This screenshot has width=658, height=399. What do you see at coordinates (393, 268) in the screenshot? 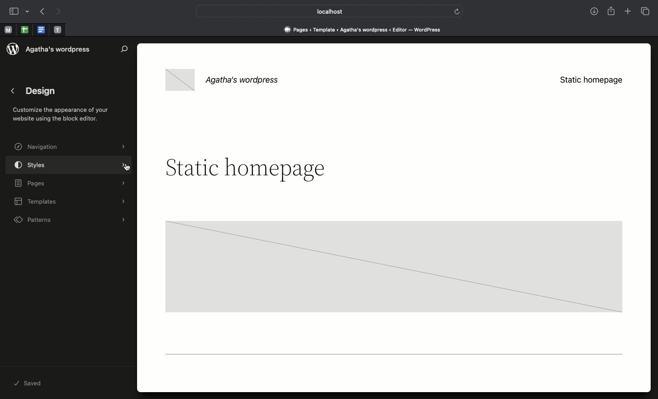
I see `Block` at bounding box center [393, 268].